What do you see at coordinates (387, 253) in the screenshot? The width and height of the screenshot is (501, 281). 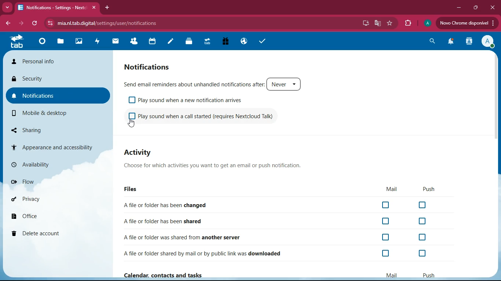 I see `off` at bounding box center [387, 253].